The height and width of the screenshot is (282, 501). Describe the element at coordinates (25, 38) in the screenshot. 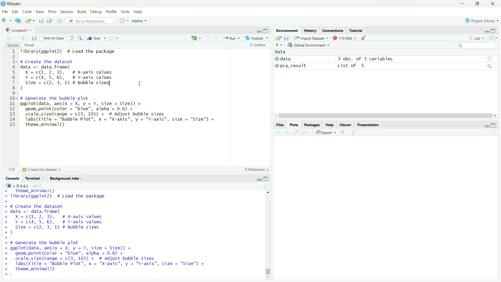

I see `show in new window` at that location.